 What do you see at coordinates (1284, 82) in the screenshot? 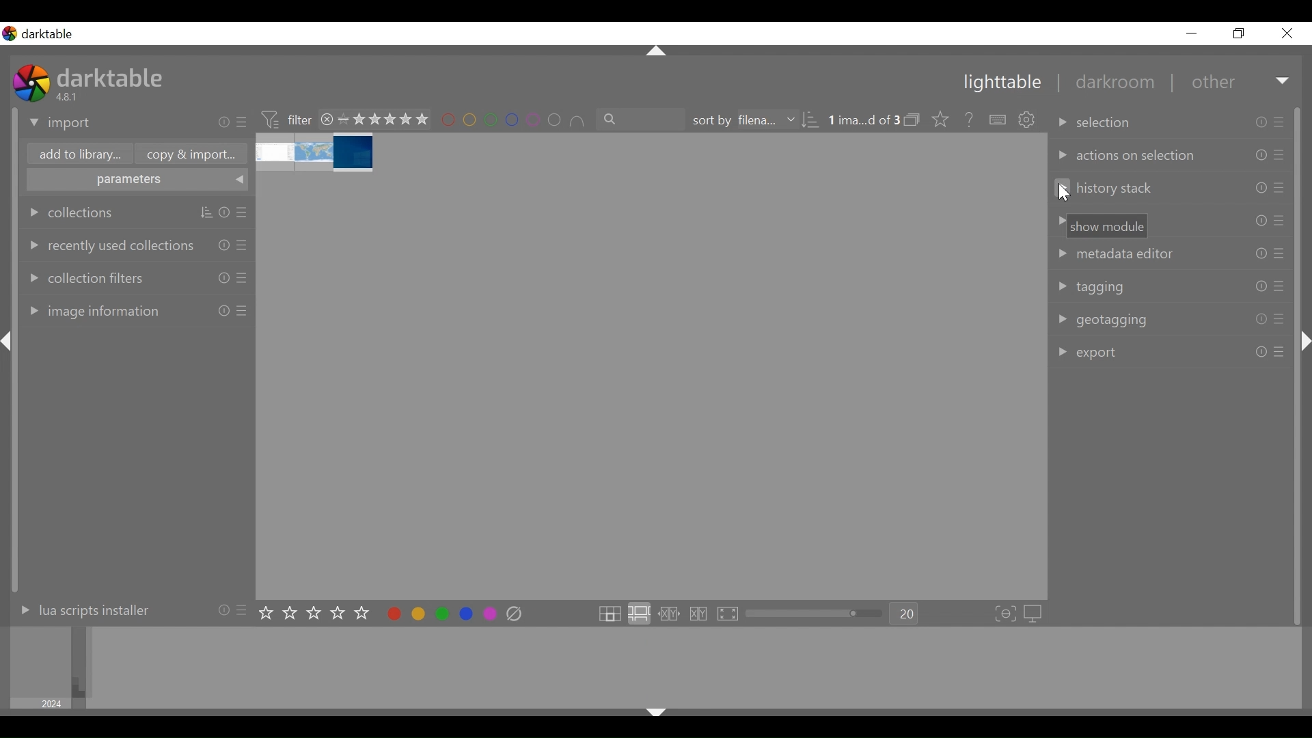
I see `Expand` at bounding box center [1284, 82].